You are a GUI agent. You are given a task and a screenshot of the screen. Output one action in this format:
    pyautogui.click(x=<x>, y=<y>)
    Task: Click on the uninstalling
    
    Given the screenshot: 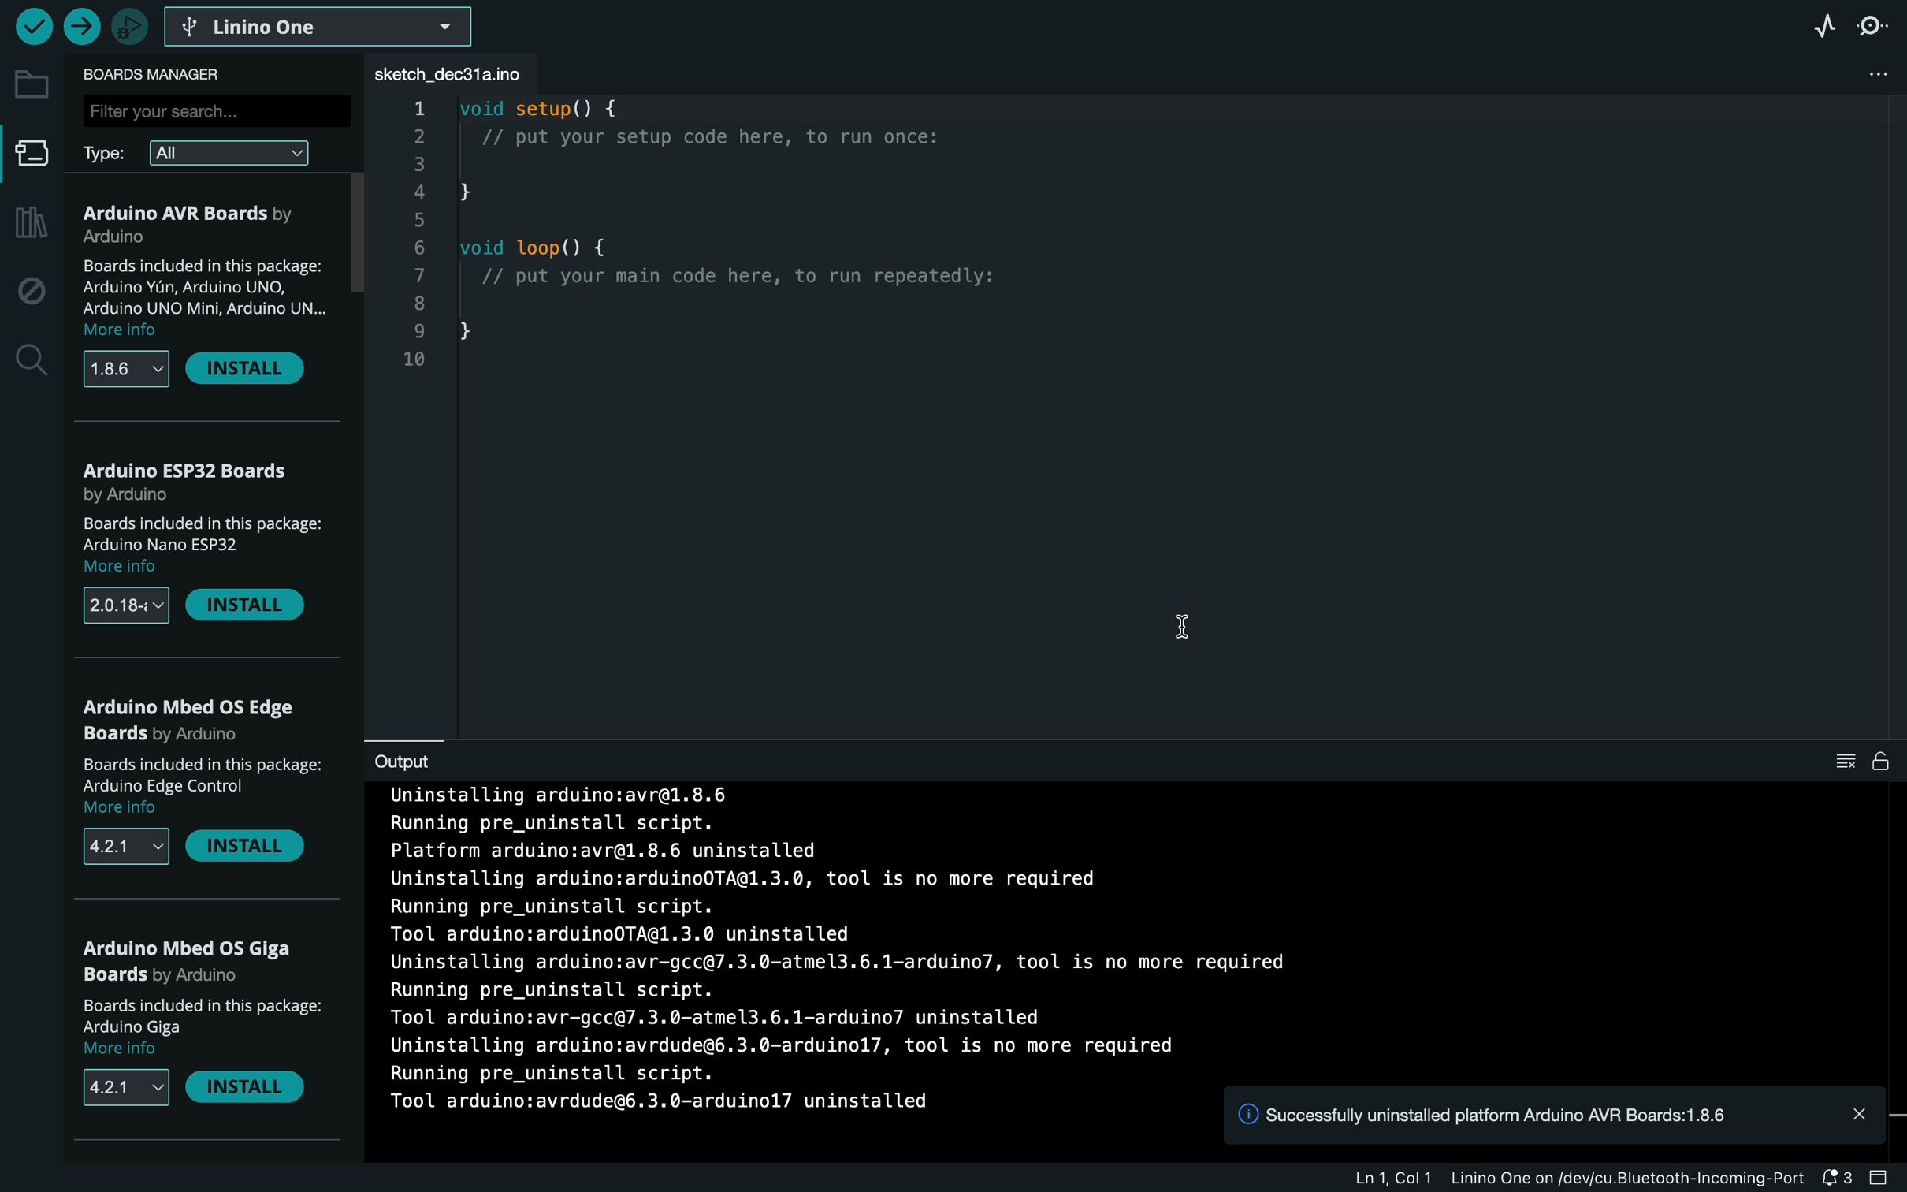 What is the action you would take?
    pyautogui.click(x=841, y=937)
    